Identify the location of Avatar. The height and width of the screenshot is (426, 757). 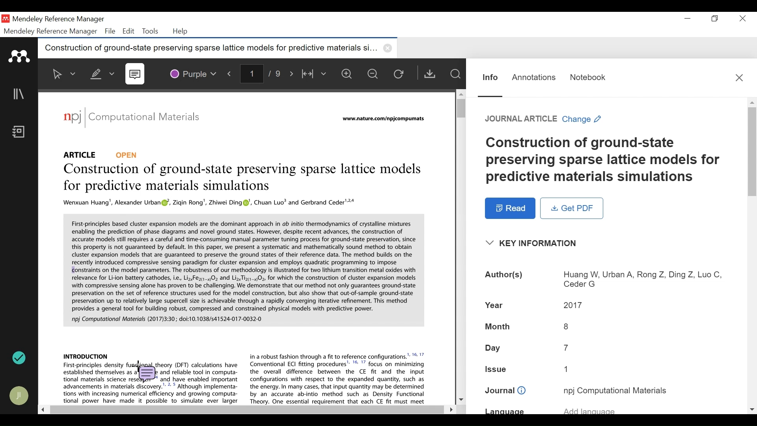
(20, 396).